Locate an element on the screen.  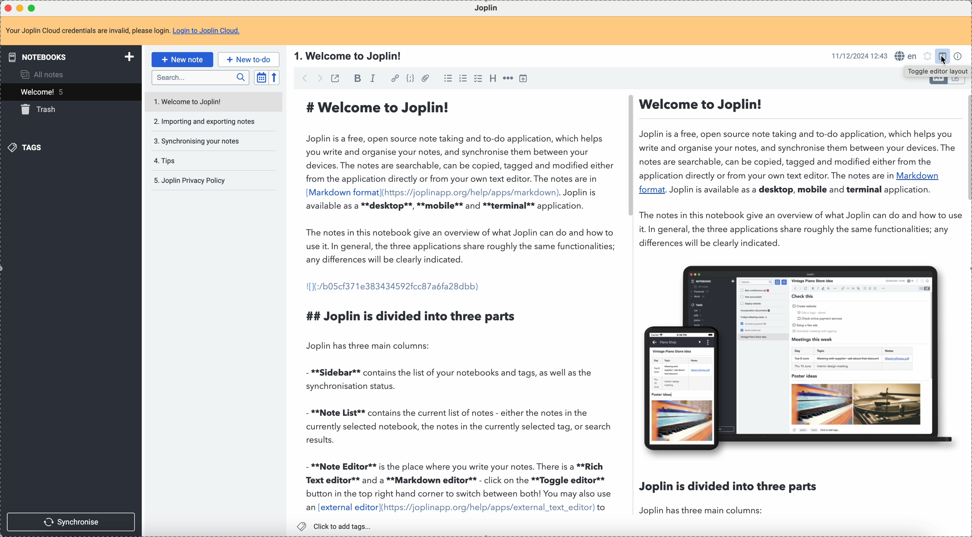
tags is located at coordinates (28, 149).